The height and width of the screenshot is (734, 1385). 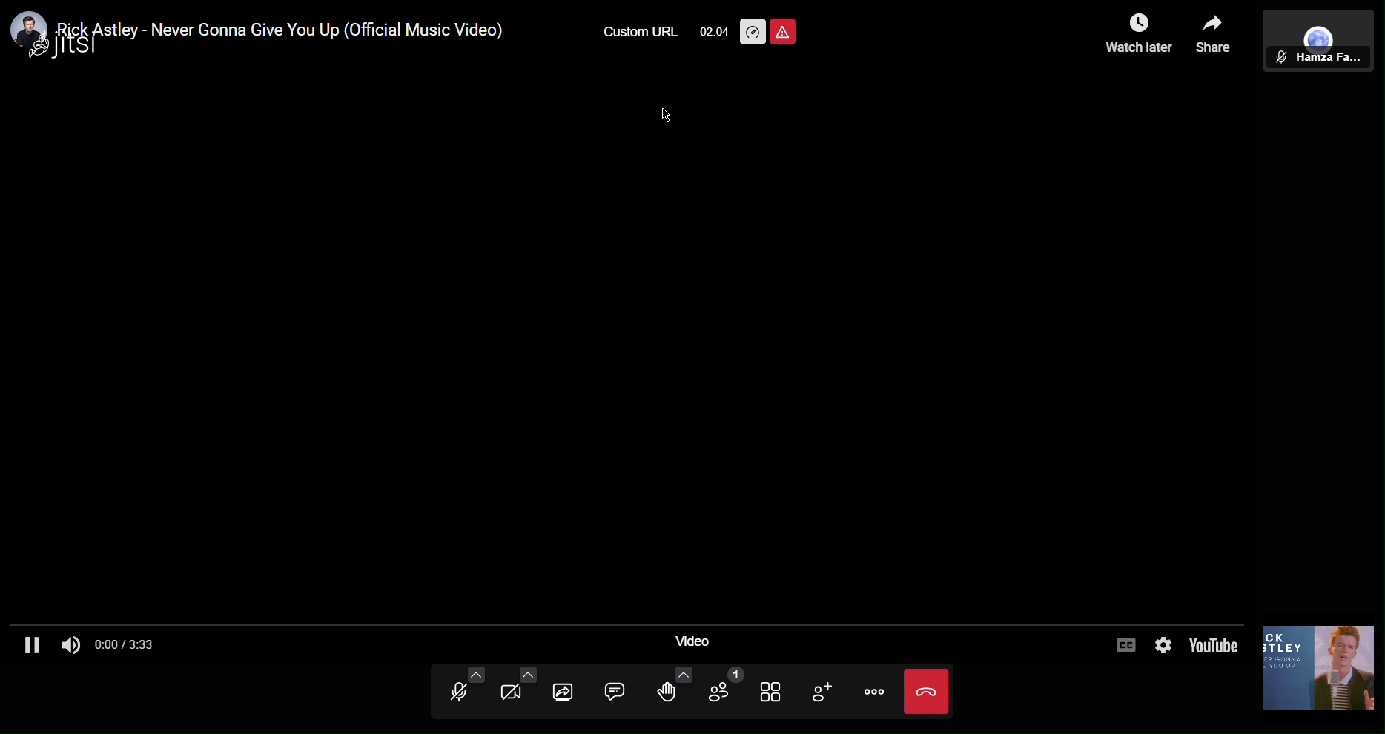 I want to click on Tile View, so click(x=777, y=692).